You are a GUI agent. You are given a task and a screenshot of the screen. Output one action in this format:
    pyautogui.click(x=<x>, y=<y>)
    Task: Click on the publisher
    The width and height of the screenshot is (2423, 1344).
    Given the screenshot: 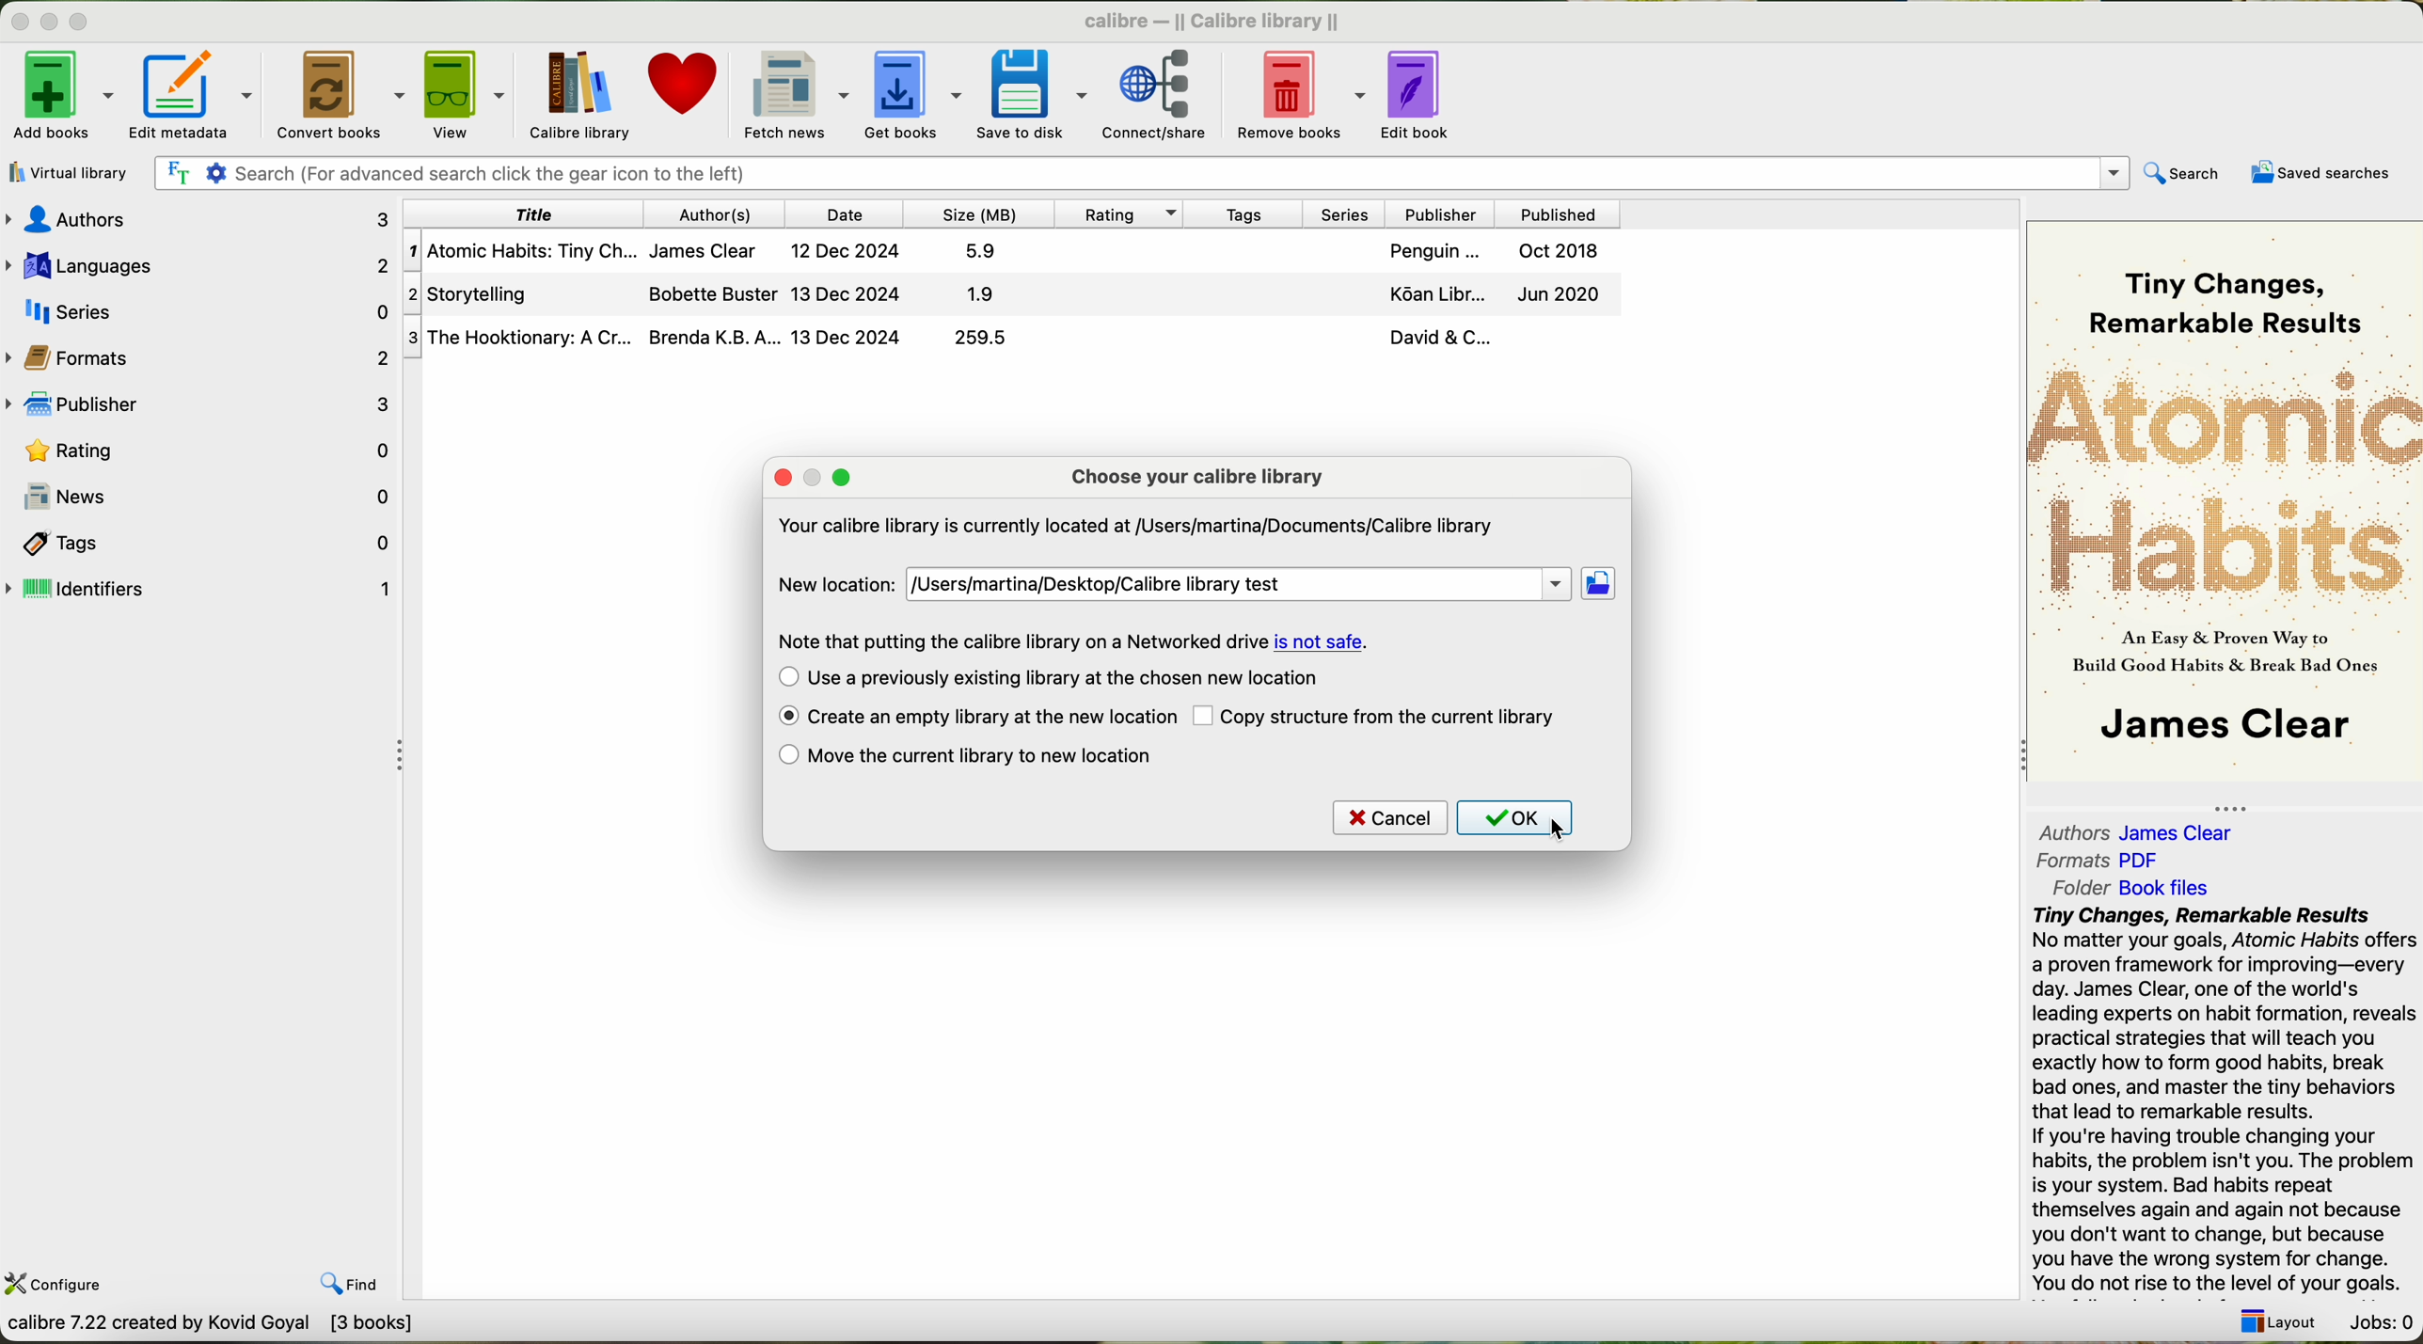 What is the action you would take?
    pyautogui.click(x=204, y=405)
    